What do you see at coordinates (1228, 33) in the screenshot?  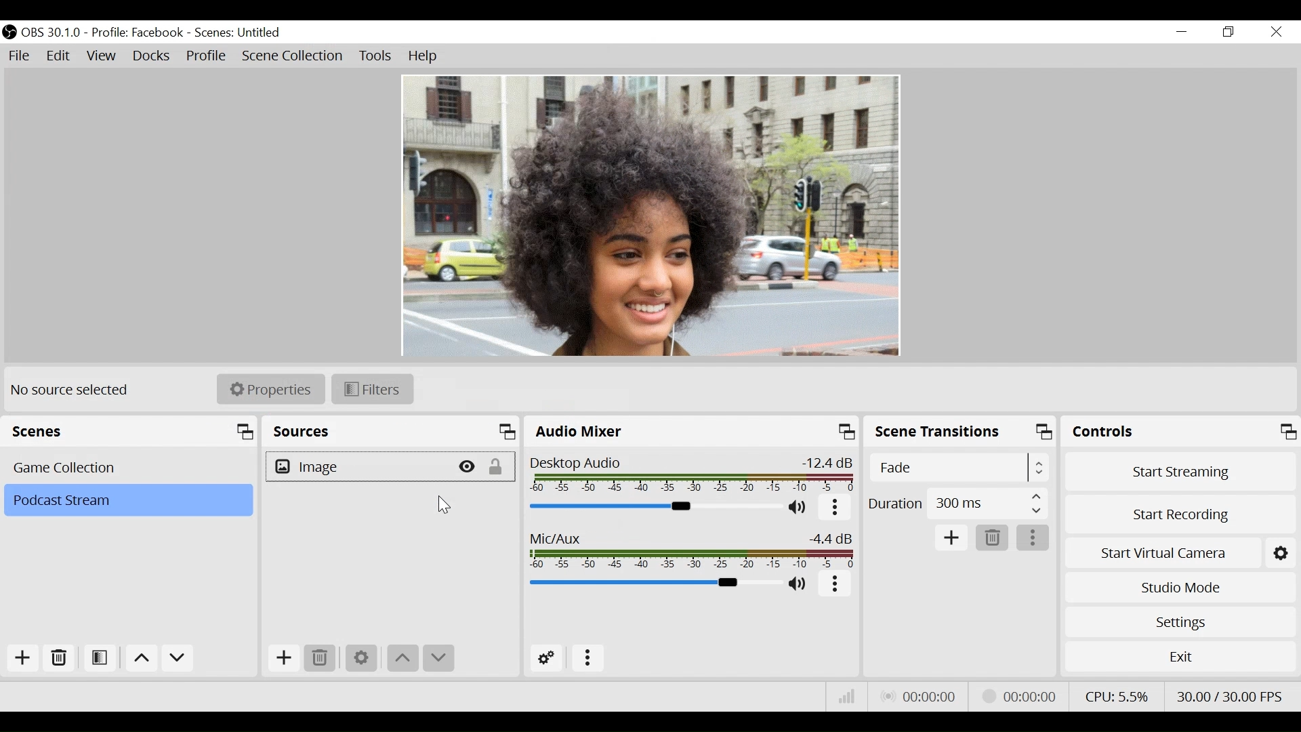 I see `Restore` at bounding box center [1228, 33].